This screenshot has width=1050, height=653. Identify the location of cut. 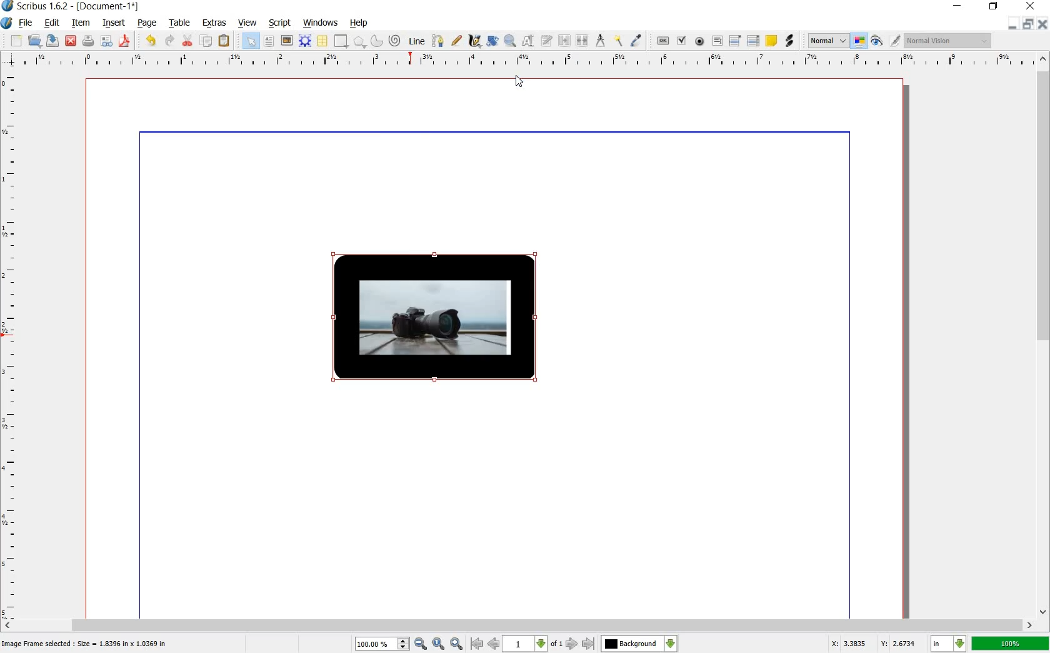
(186, 41).